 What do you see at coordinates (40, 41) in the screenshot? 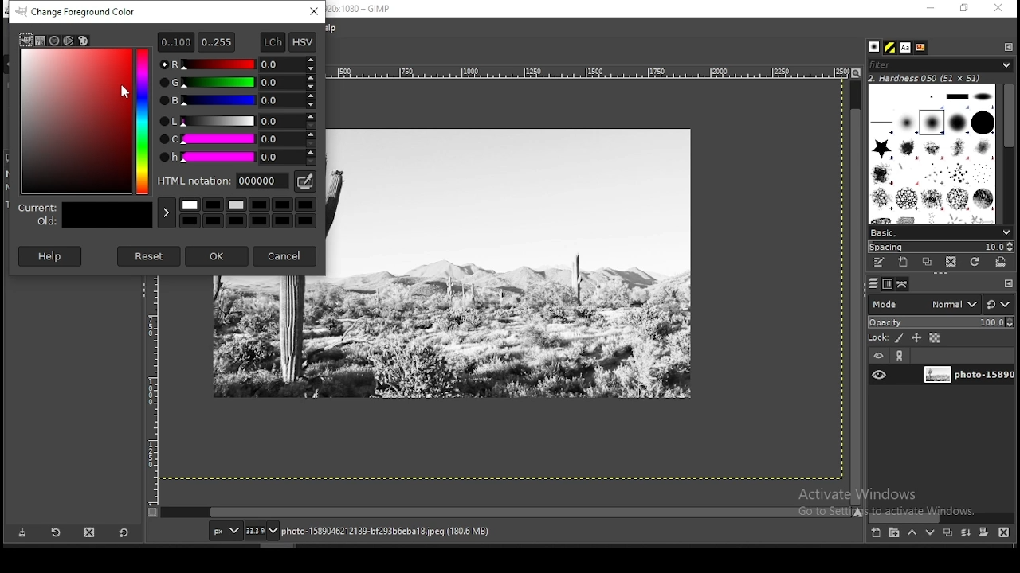
I see `wheel` at bounding box center [40, 41].